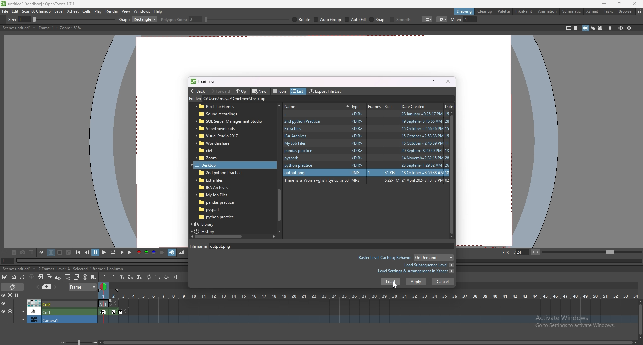  I want to click on scan and cleanup, so click(36, 11).